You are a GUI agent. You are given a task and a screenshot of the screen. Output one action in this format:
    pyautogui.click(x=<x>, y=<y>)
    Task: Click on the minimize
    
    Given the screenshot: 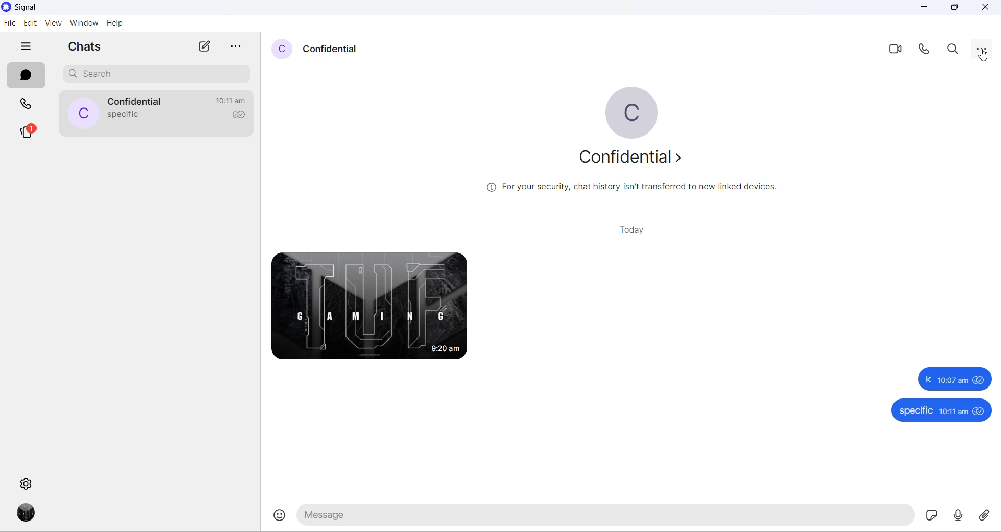 What is the action you would take?
    pyautogui.click(x=925, y=9)
    